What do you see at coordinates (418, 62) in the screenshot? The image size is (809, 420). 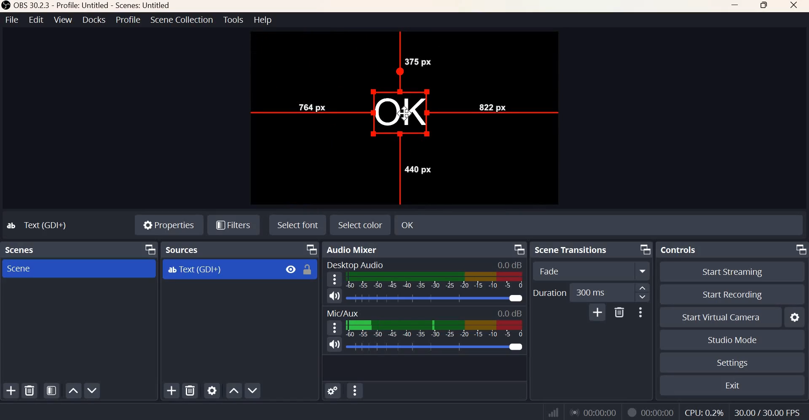 I see `375 px` at bounding box center [418, 62].